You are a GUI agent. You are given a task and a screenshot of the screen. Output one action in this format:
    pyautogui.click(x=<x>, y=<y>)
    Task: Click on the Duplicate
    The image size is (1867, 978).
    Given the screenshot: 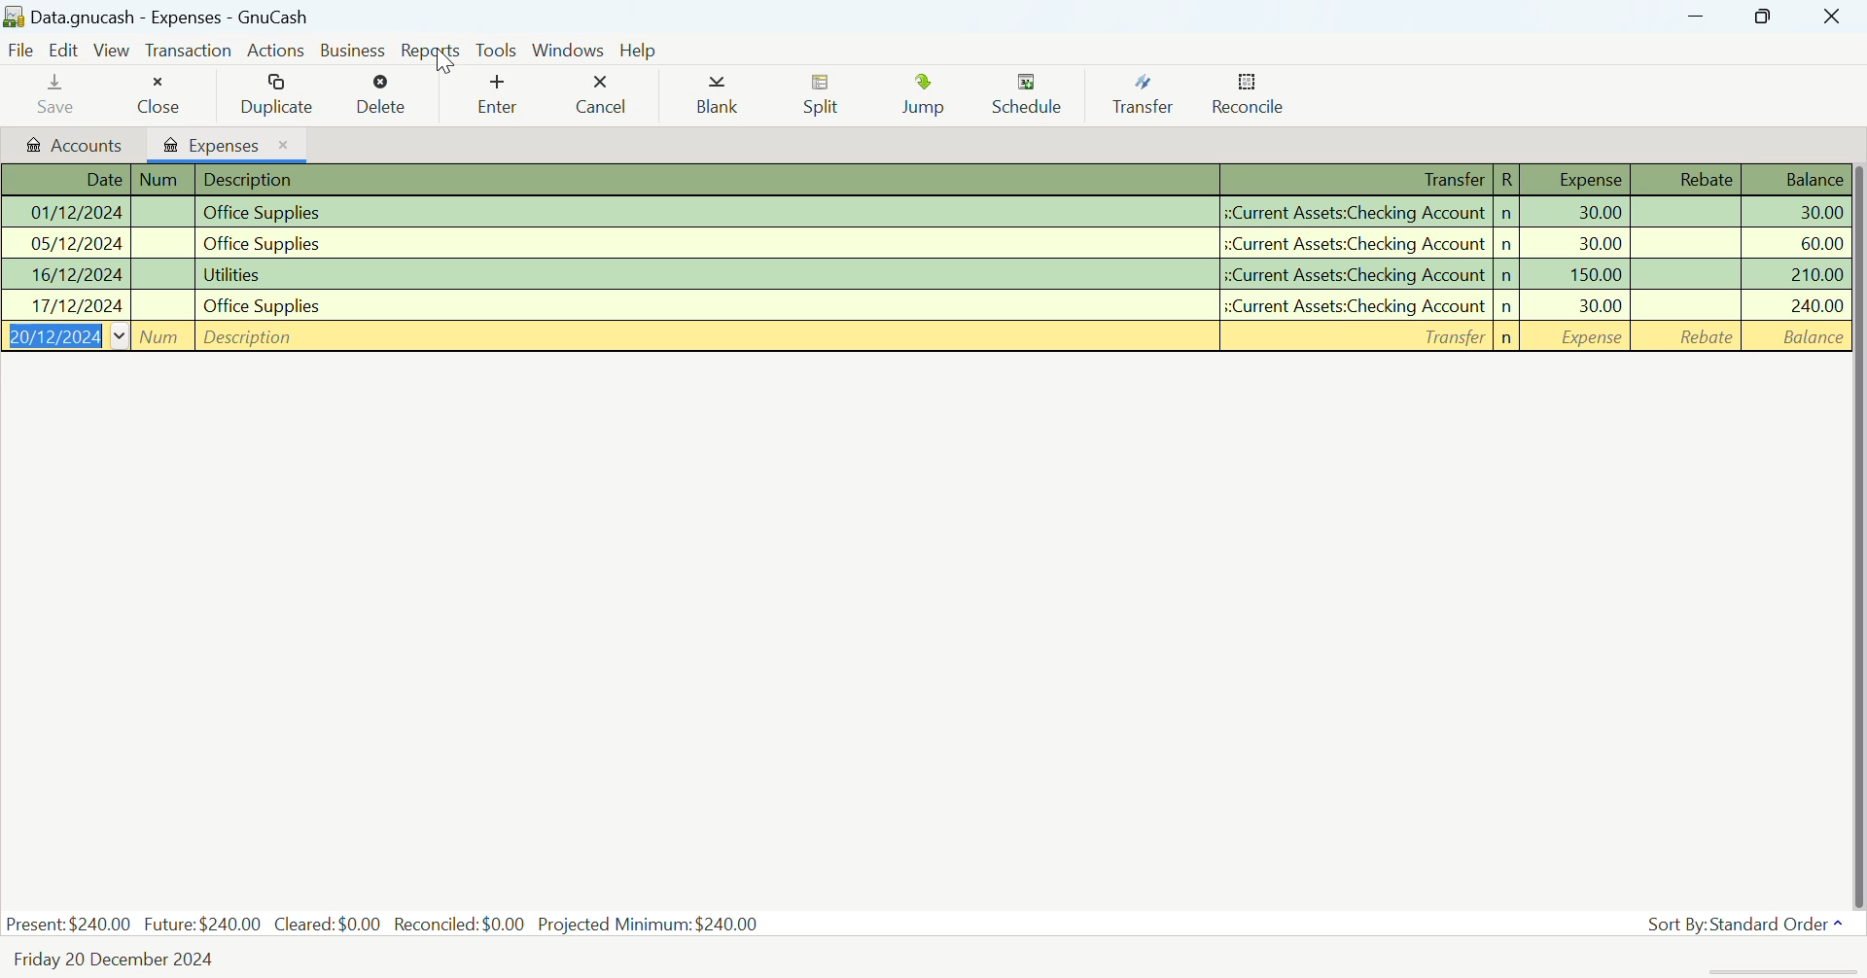 What is the action you would take?
    pyautogui.click(x=280, y=93)
    